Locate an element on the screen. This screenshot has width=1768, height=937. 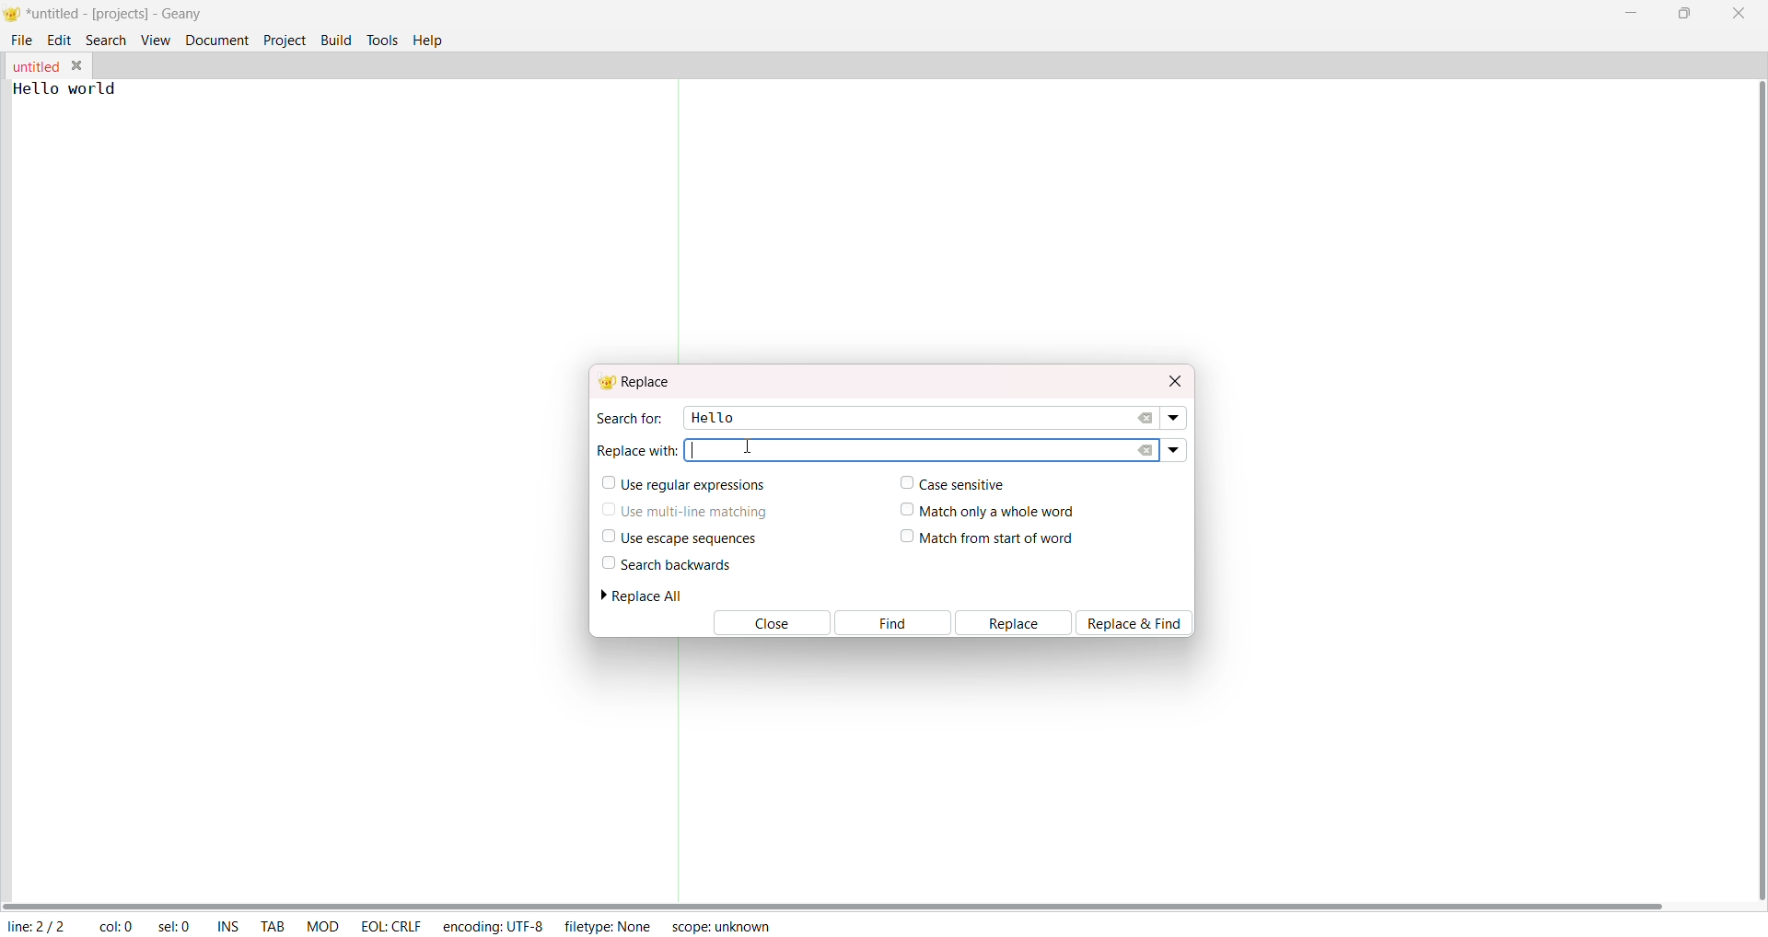
*untitled-[projects]-Geany is located at coordinates (132, 14).